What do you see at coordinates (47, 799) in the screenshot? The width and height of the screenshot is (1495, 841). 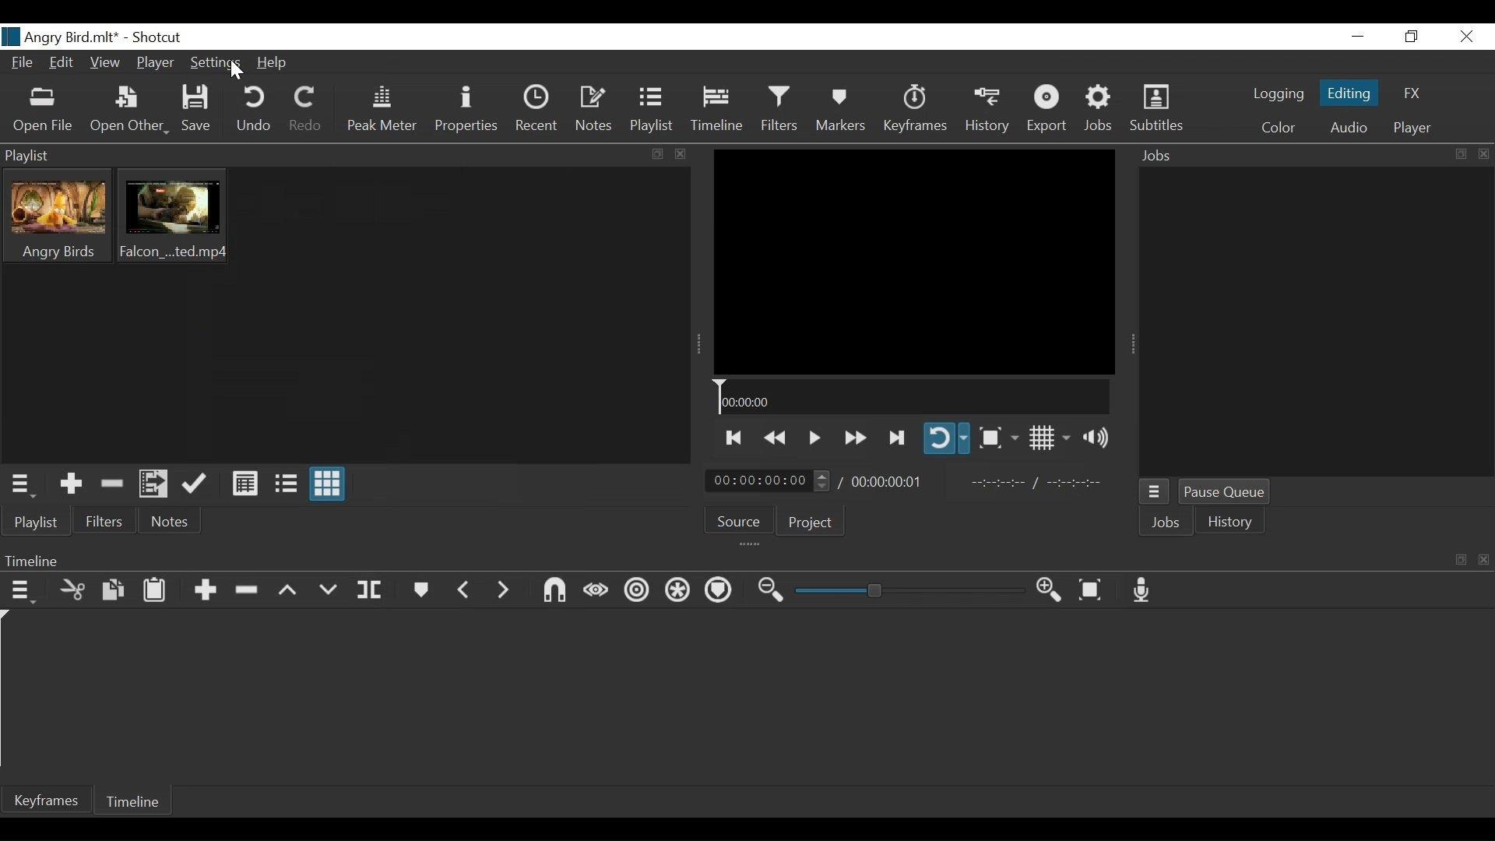 I see `Keyframes` at bounding box center [47, 799].